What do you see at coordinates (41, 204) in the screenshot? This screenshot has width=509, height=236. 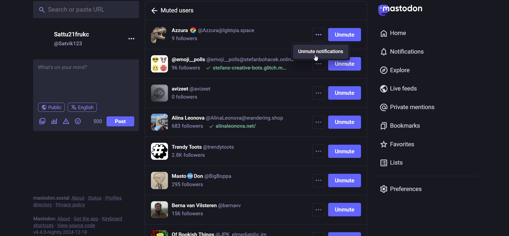 I see `directory` at bounding box center [41, 204].